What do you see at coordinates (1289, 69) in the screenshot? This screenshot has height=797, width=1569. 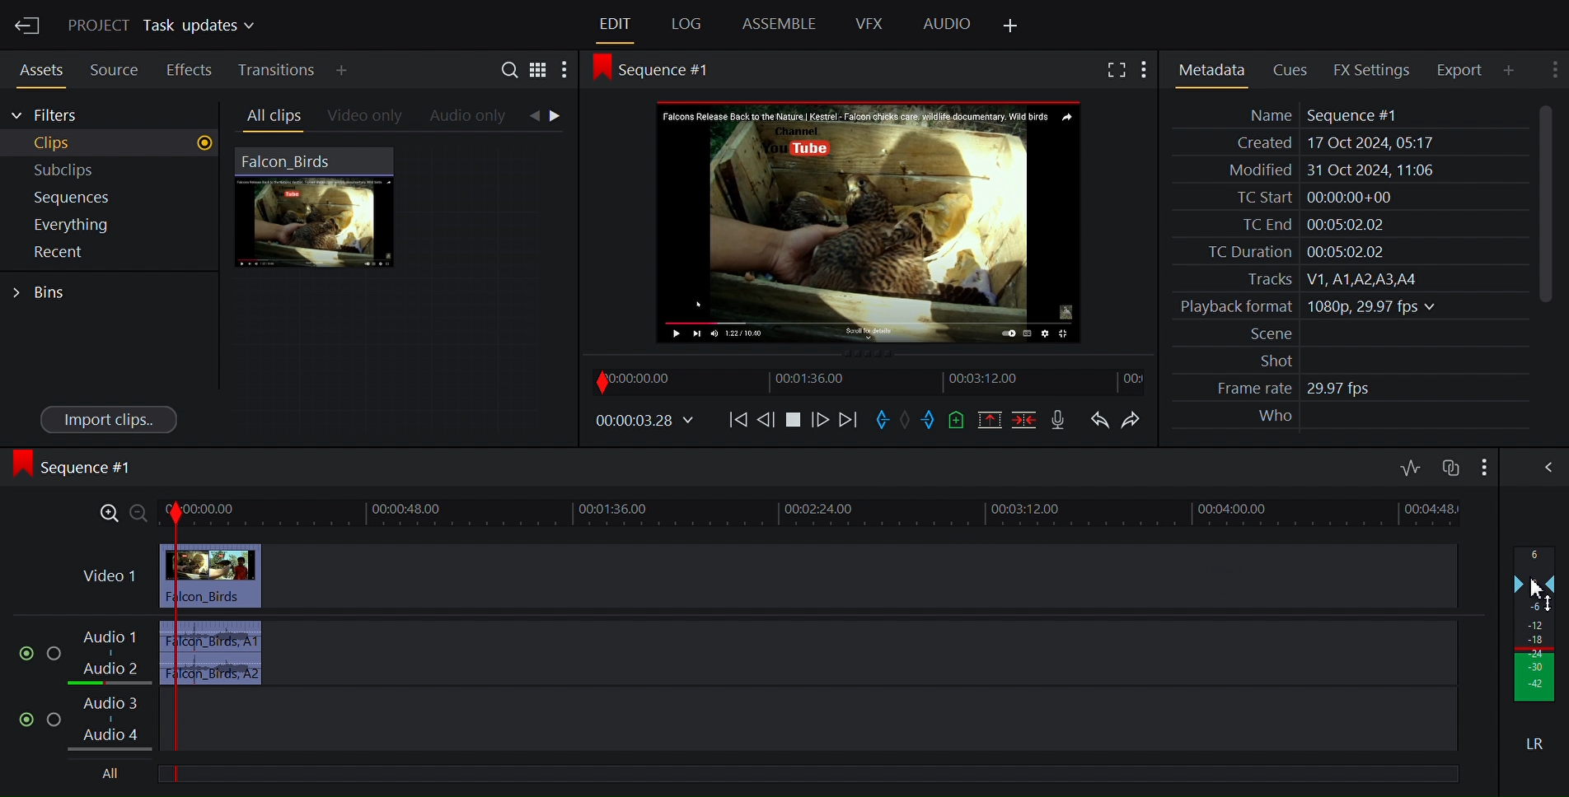 I see `Cues` at bounding box center [1289, 69].